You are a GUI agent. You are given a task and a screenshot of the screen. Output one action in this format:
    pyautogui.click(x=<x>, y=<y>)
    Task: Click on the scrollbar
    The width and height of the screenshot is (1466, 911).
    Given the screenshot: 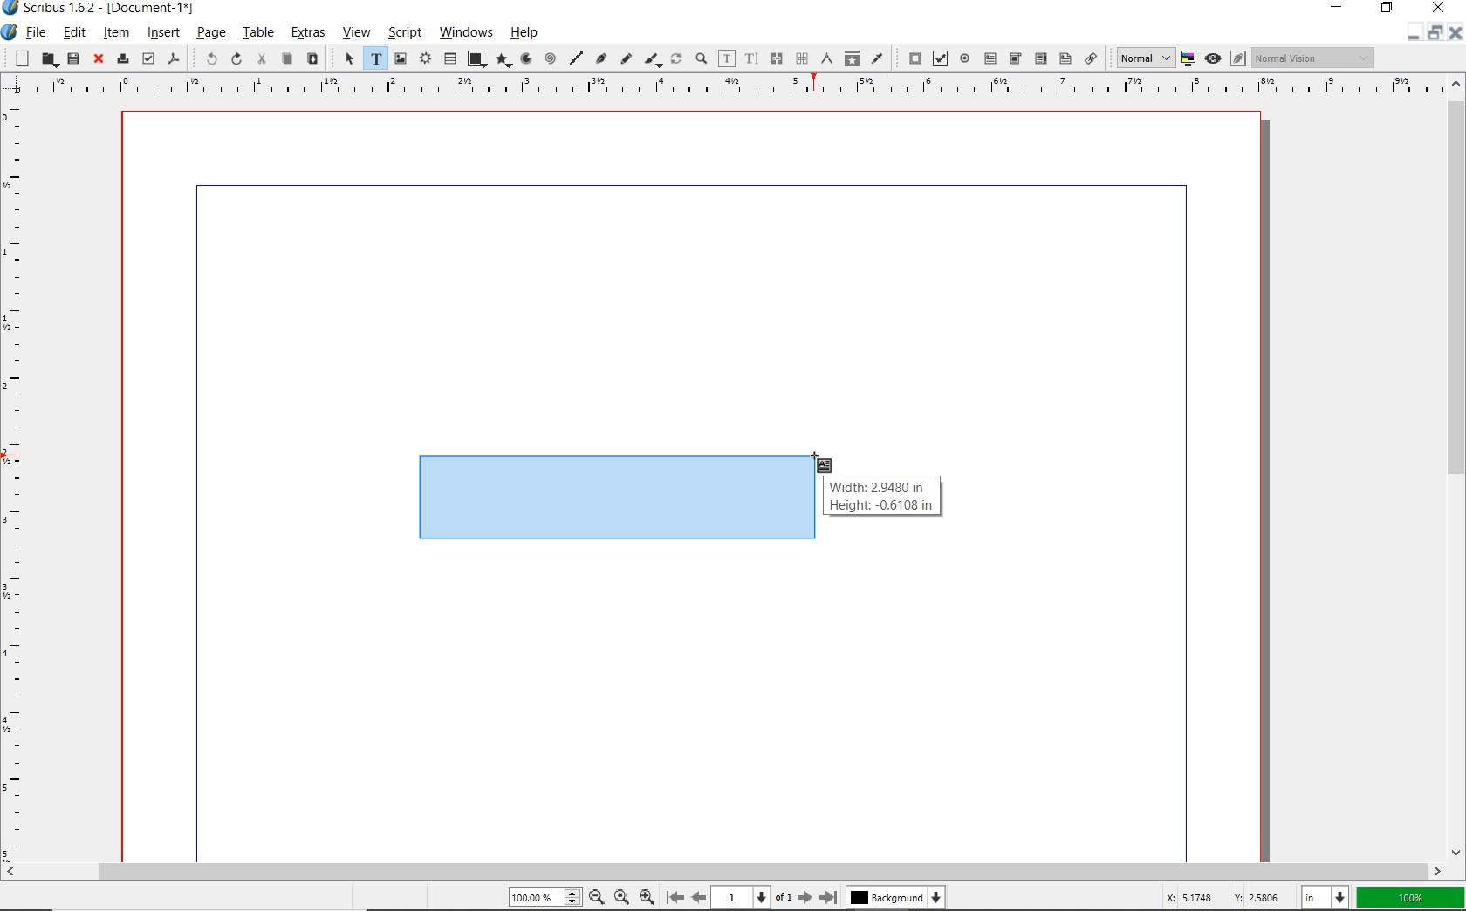 What is the action you would take?
    pyautogui.click(x=723, y=872)
    